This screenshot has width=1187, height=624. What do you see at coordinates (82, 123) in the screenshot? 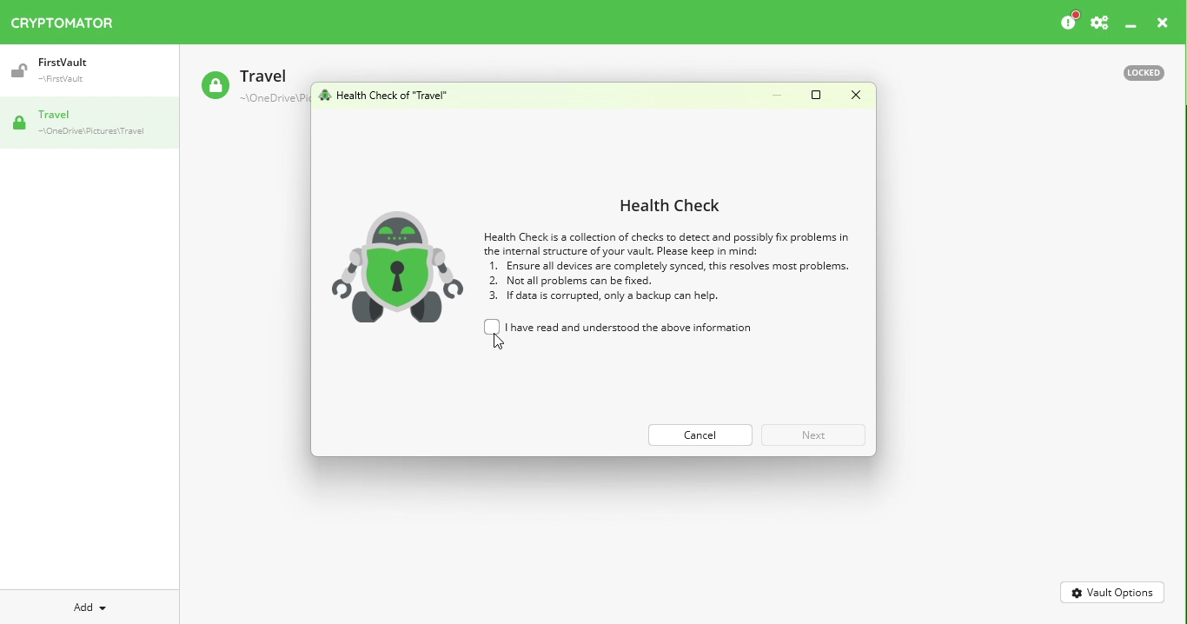
I see `Vault` at bounding box center [82, 123].